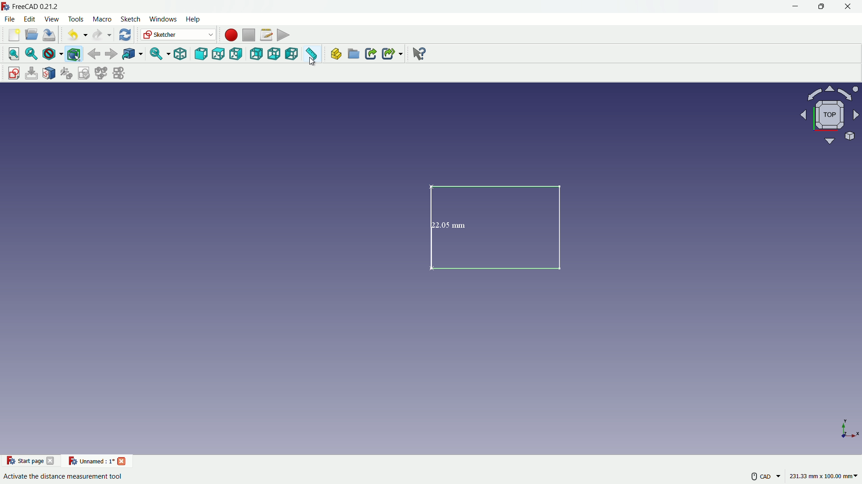 The width and height of the screenshot is (862, 484). Describe the element at coordinates (43, 7) in the screenshot. I see `FreeCAD 0212` at that location.